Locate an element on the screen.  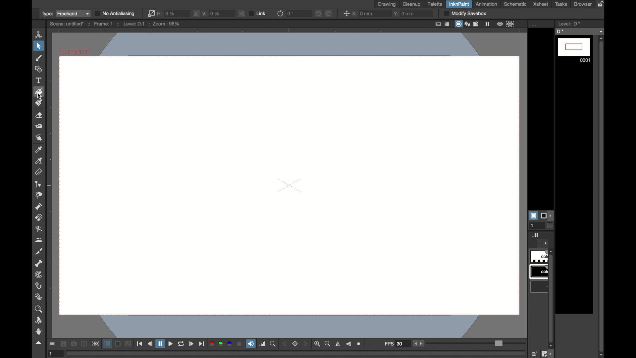
frame is located at coordinates (511, 24).